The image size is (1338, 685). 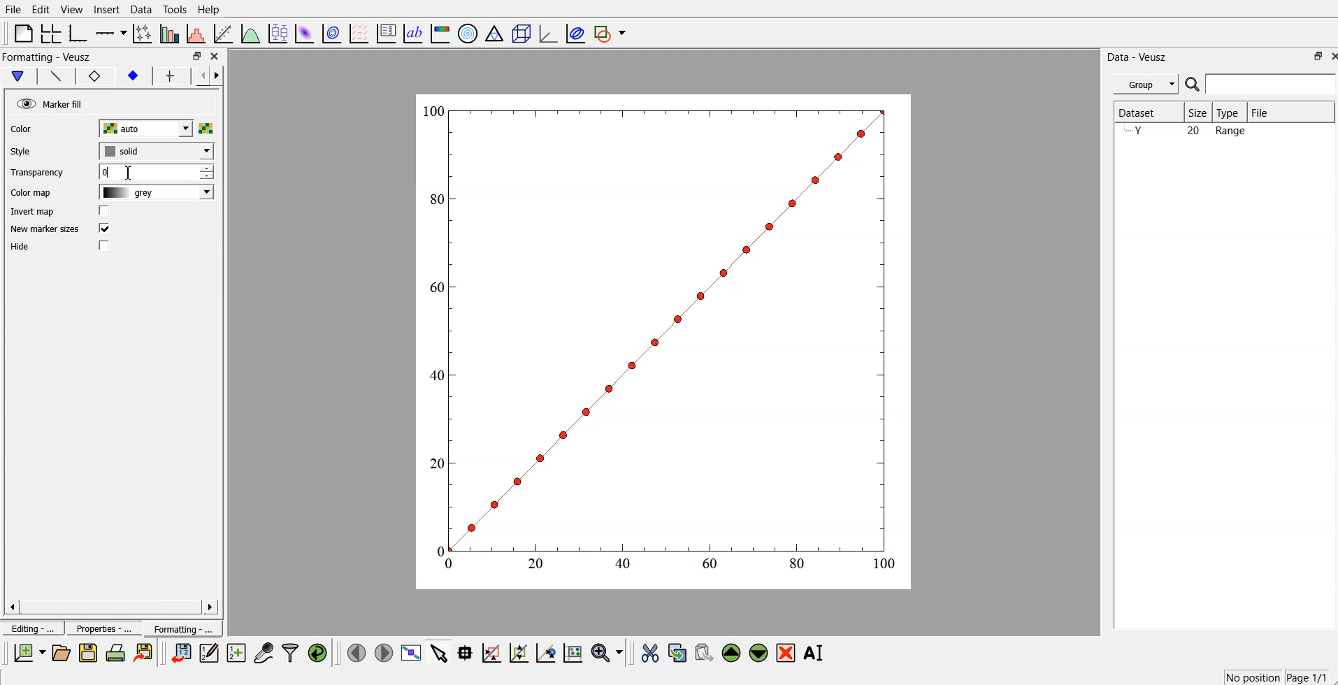 I want to click on Color, so click(x=24, y=129).